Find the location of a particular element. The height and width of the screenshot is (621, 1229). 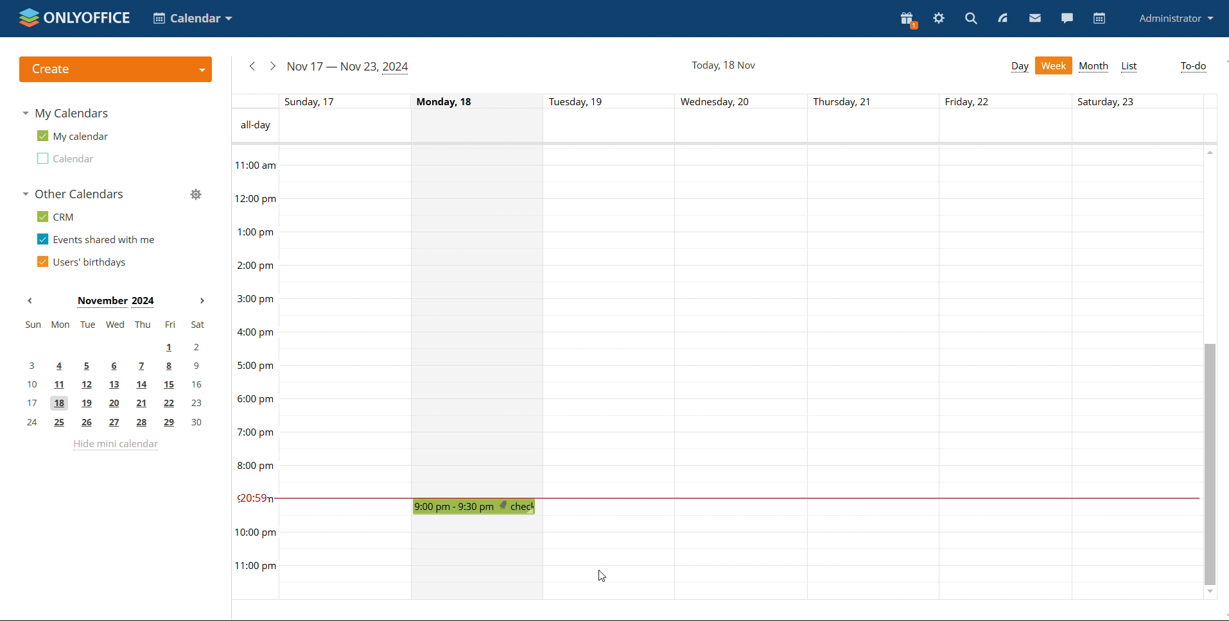

current time is located at coordinates (736, 498).